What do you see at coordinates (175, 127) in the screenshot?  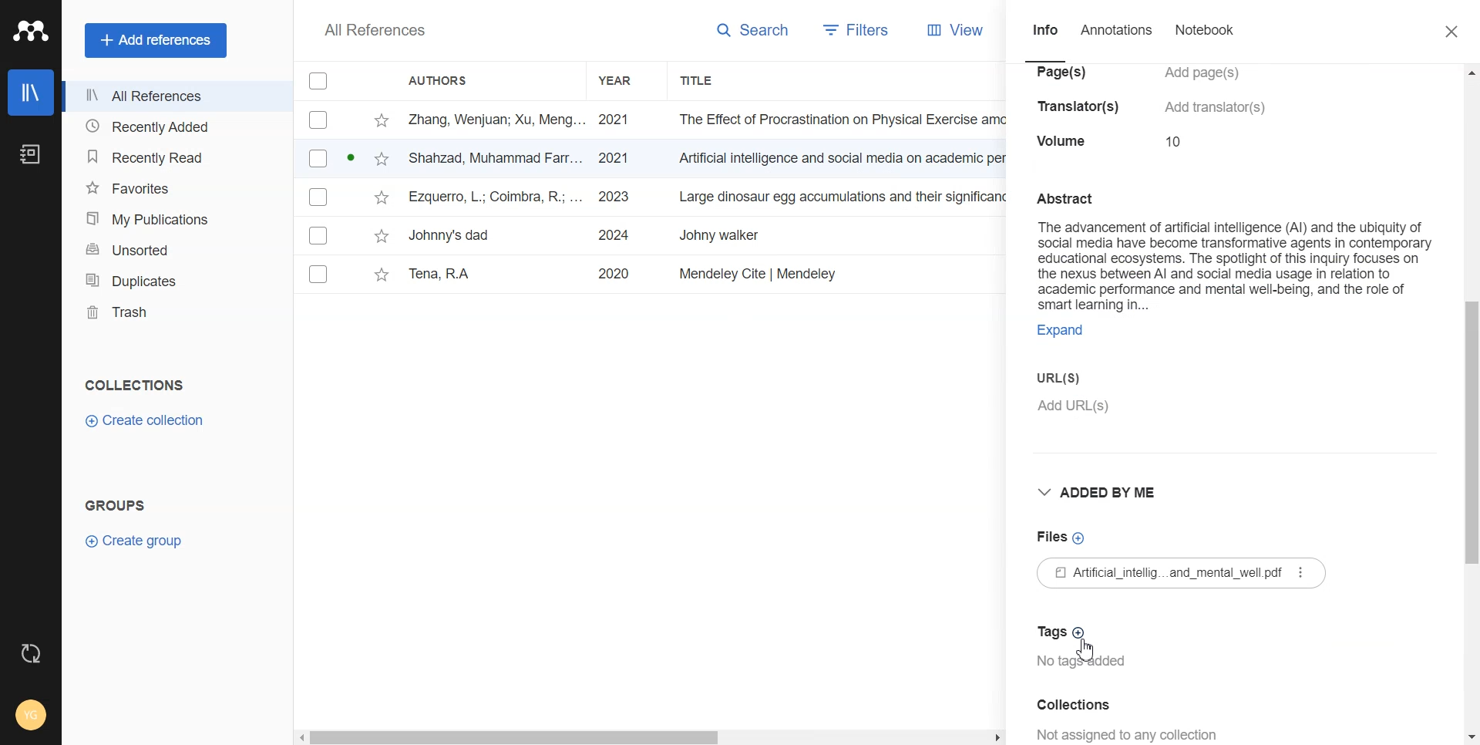 I see `Recently Added` at bounding box center [175, 127].